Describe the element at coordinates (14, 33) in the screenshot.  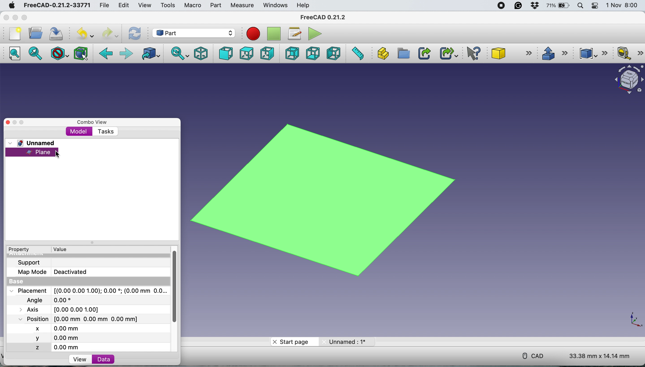
I see `new` at that location.